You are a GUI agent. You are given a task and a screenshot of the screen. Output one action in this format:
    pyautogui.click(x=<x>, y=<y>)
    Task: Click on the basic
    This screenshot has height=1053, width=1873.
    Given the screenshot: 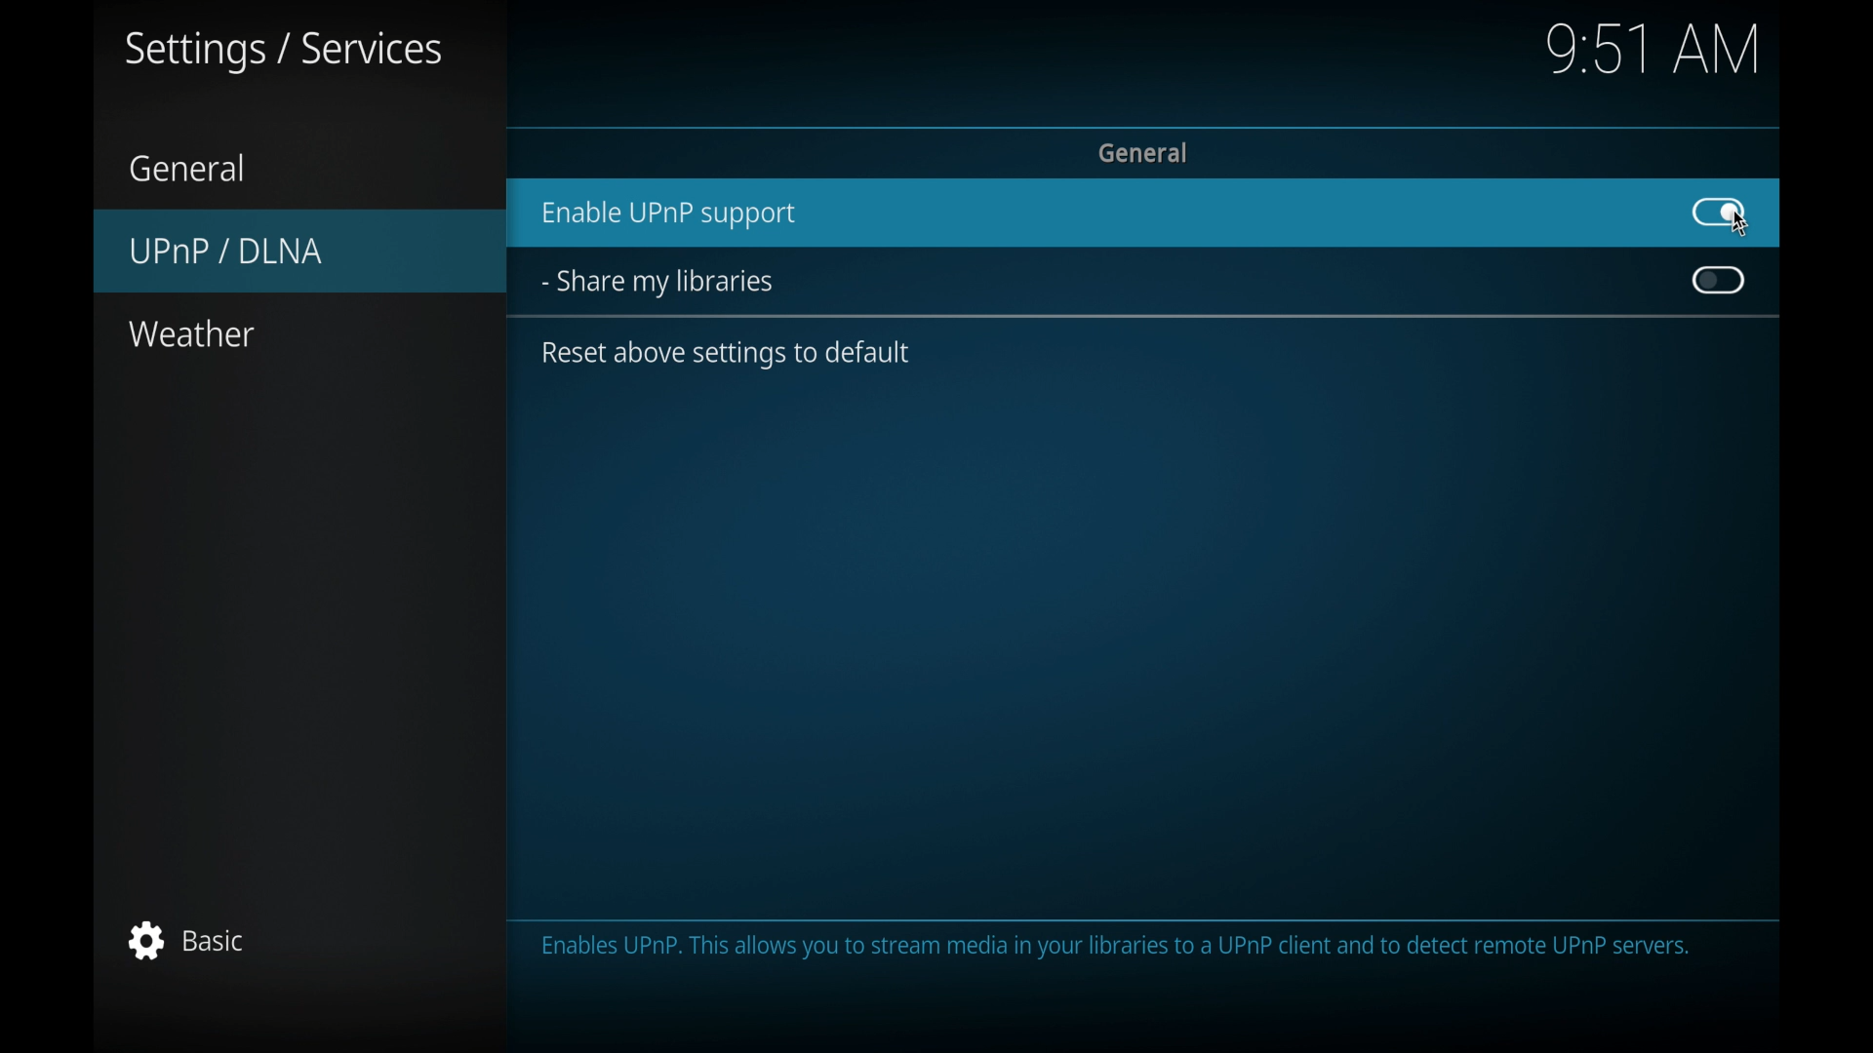 What is the action you would take?
    pyautogui.click(x=181, y=940)
    